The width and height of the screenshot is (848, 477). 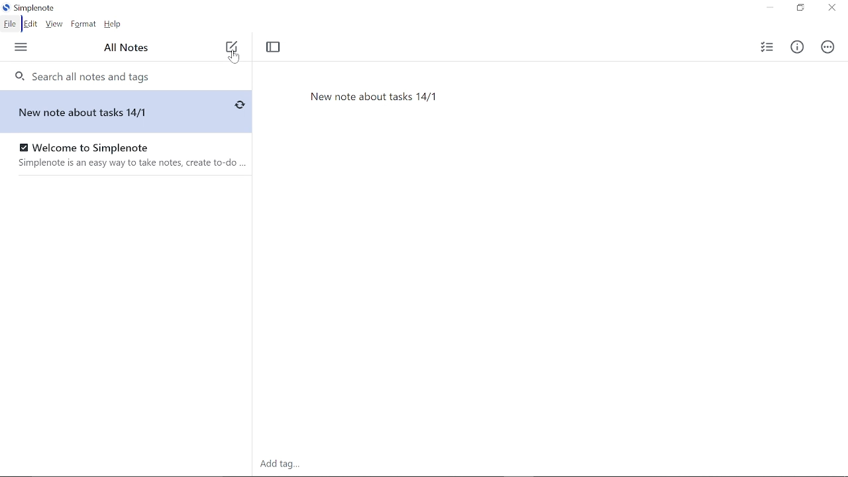 What do you see at coordinates (765, 47) in the screenshot?
I see `Insert checklist` at bounding box center [765, 47].